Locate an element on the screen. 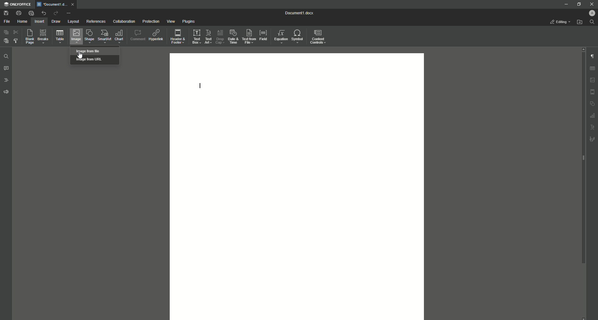 The image size is (598, 320). Insert is located at coordinates (39, 21).